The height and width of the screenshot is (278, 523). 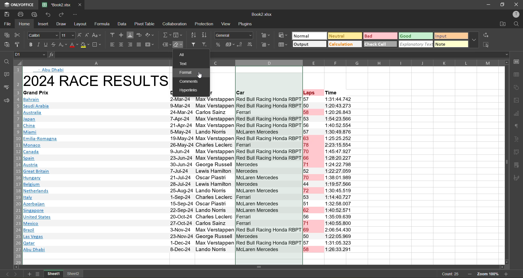 I want to click on |Ssaudi Arabia 9-Mar-24 Max Verstappen Red Bull Racing Honda RBPT 50 1:20:43.273, so click(x=187, y=106).